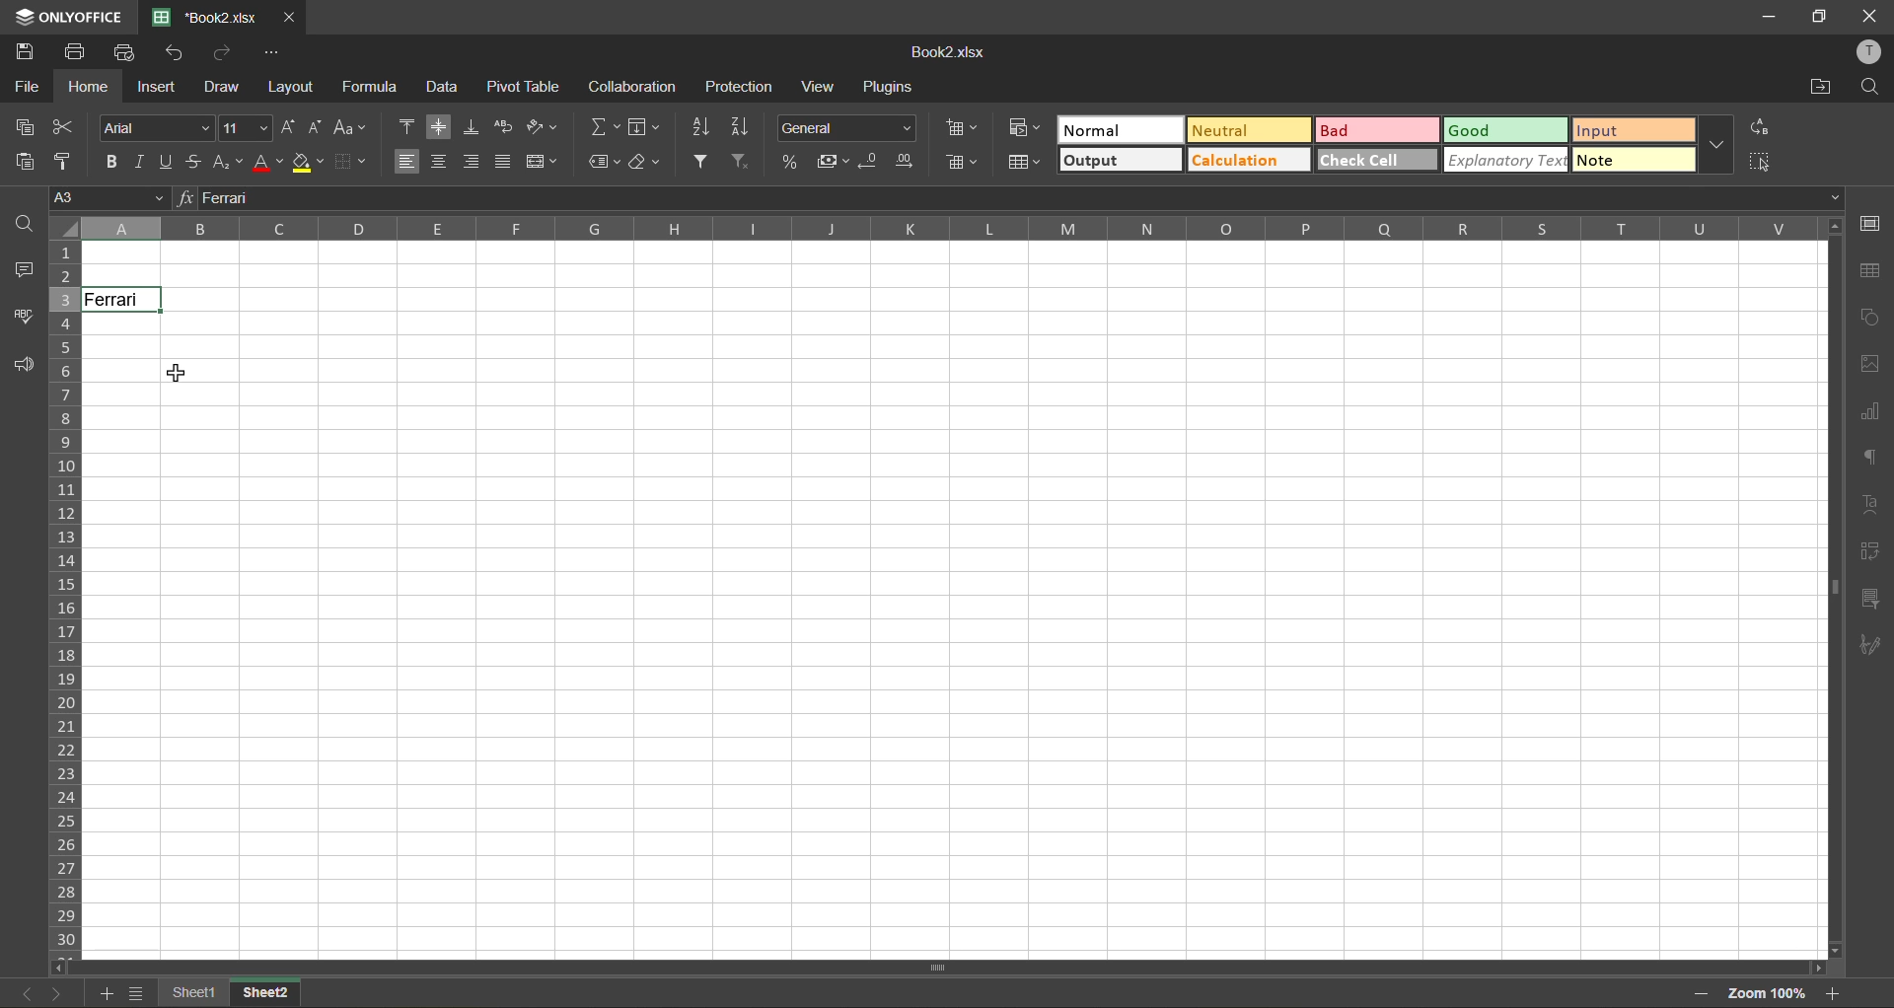 This screenshot has width=1894, height=1008. I want to click on decrement size, so click(316, 128).